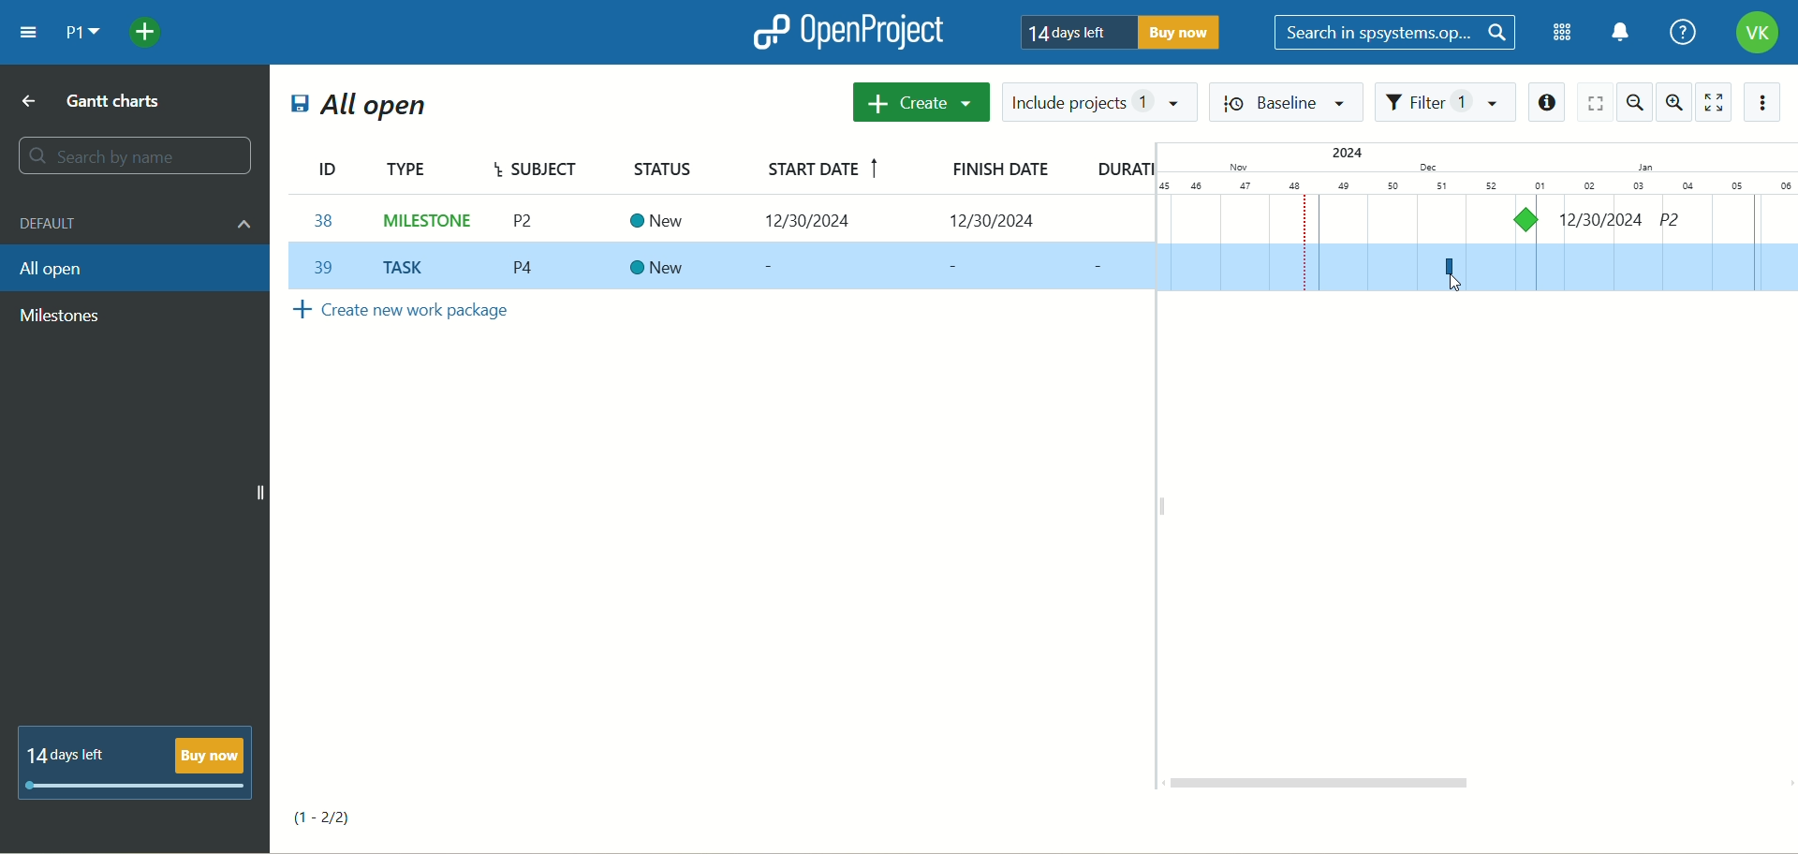 This screenshot has height=854, width=1798. I want to click on finish date, so click(1007, 172).